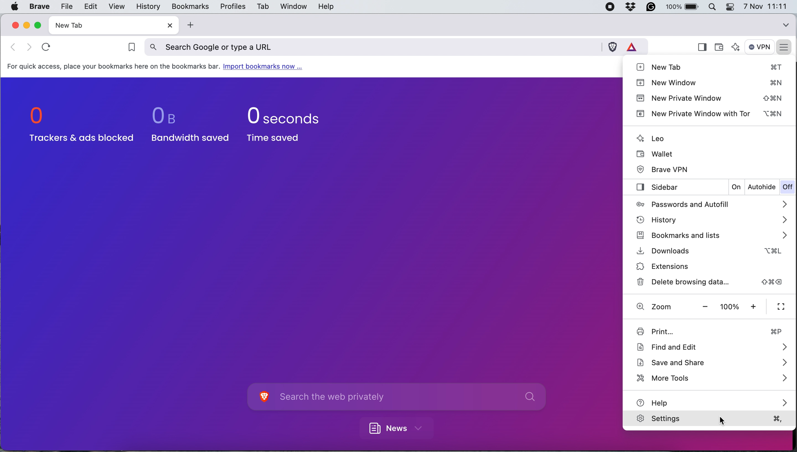 This screenshot has height=452, width=797. What do you see at coordinates (787, 188) in the screenshot?
I see `off` at bounding box center [787, 188].